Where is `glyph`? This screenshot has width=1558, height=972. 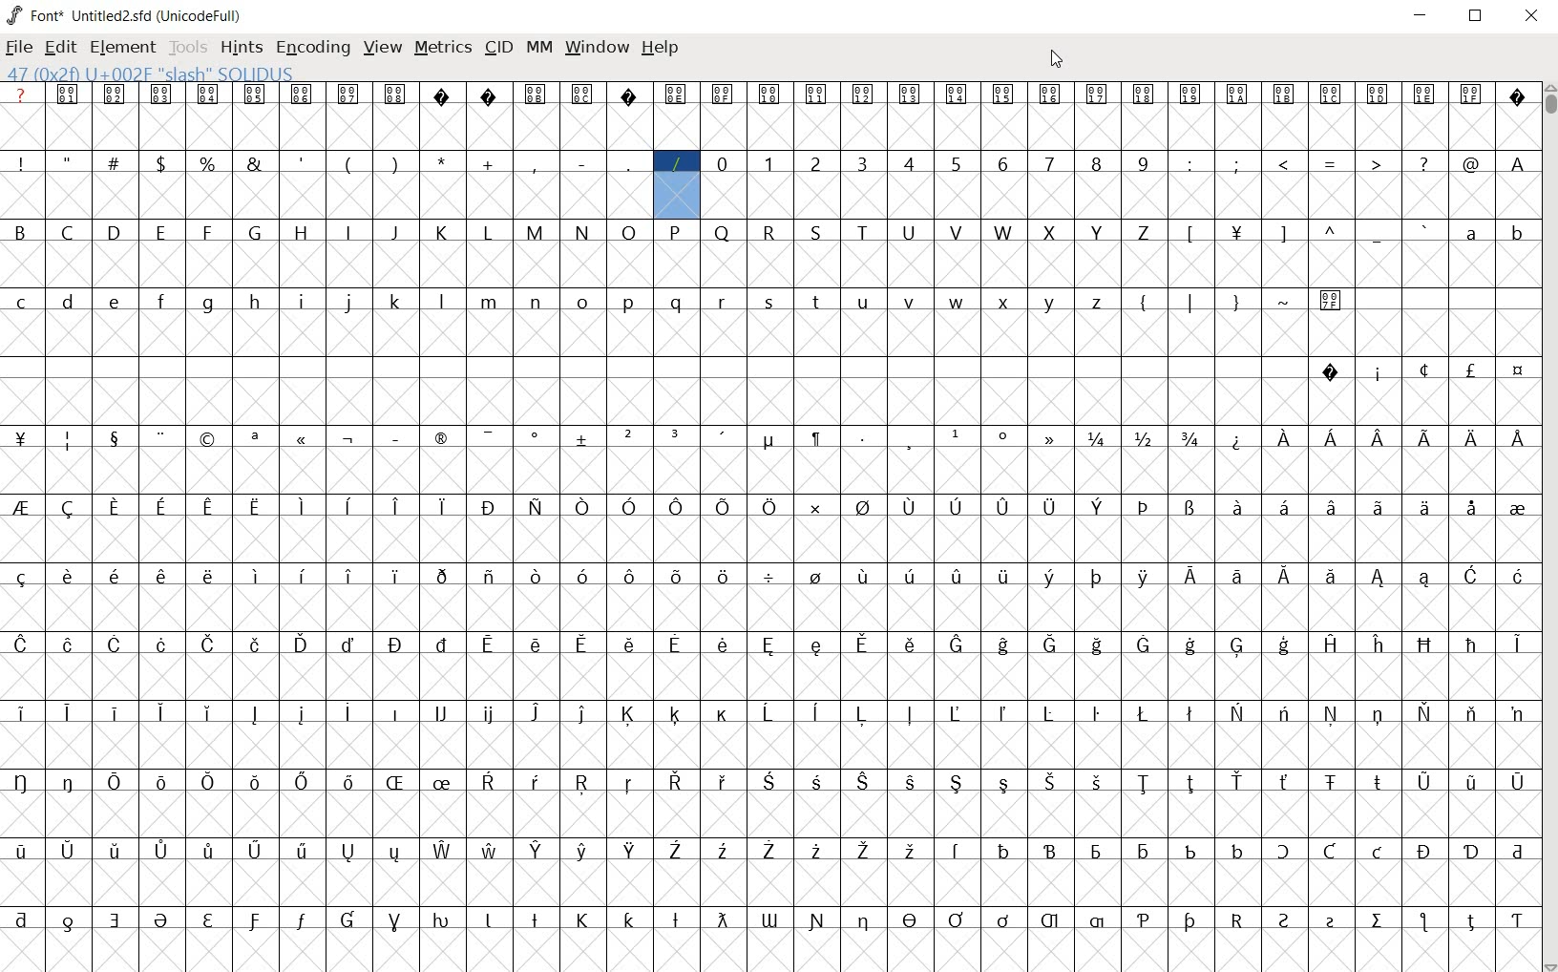
glyph is located at coordinates (629, 163).